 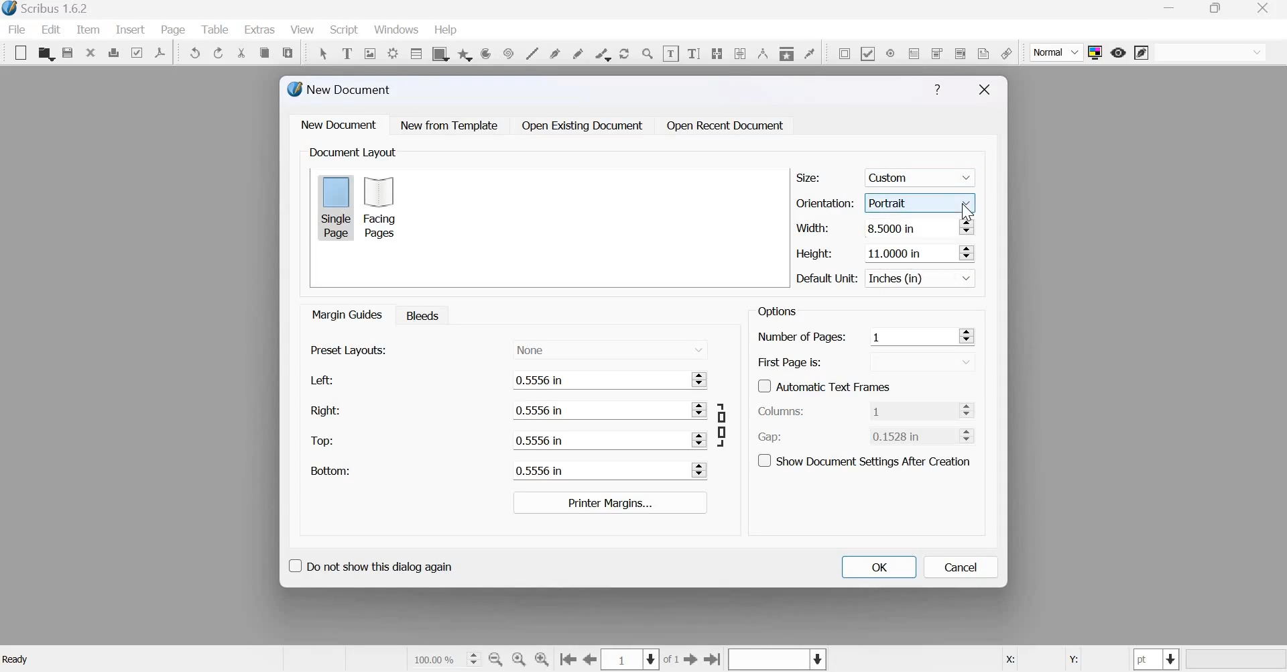 What do you see at coordinates (396, 31) in the screenshot?
I see `windows` at bounding box center [396, 31].